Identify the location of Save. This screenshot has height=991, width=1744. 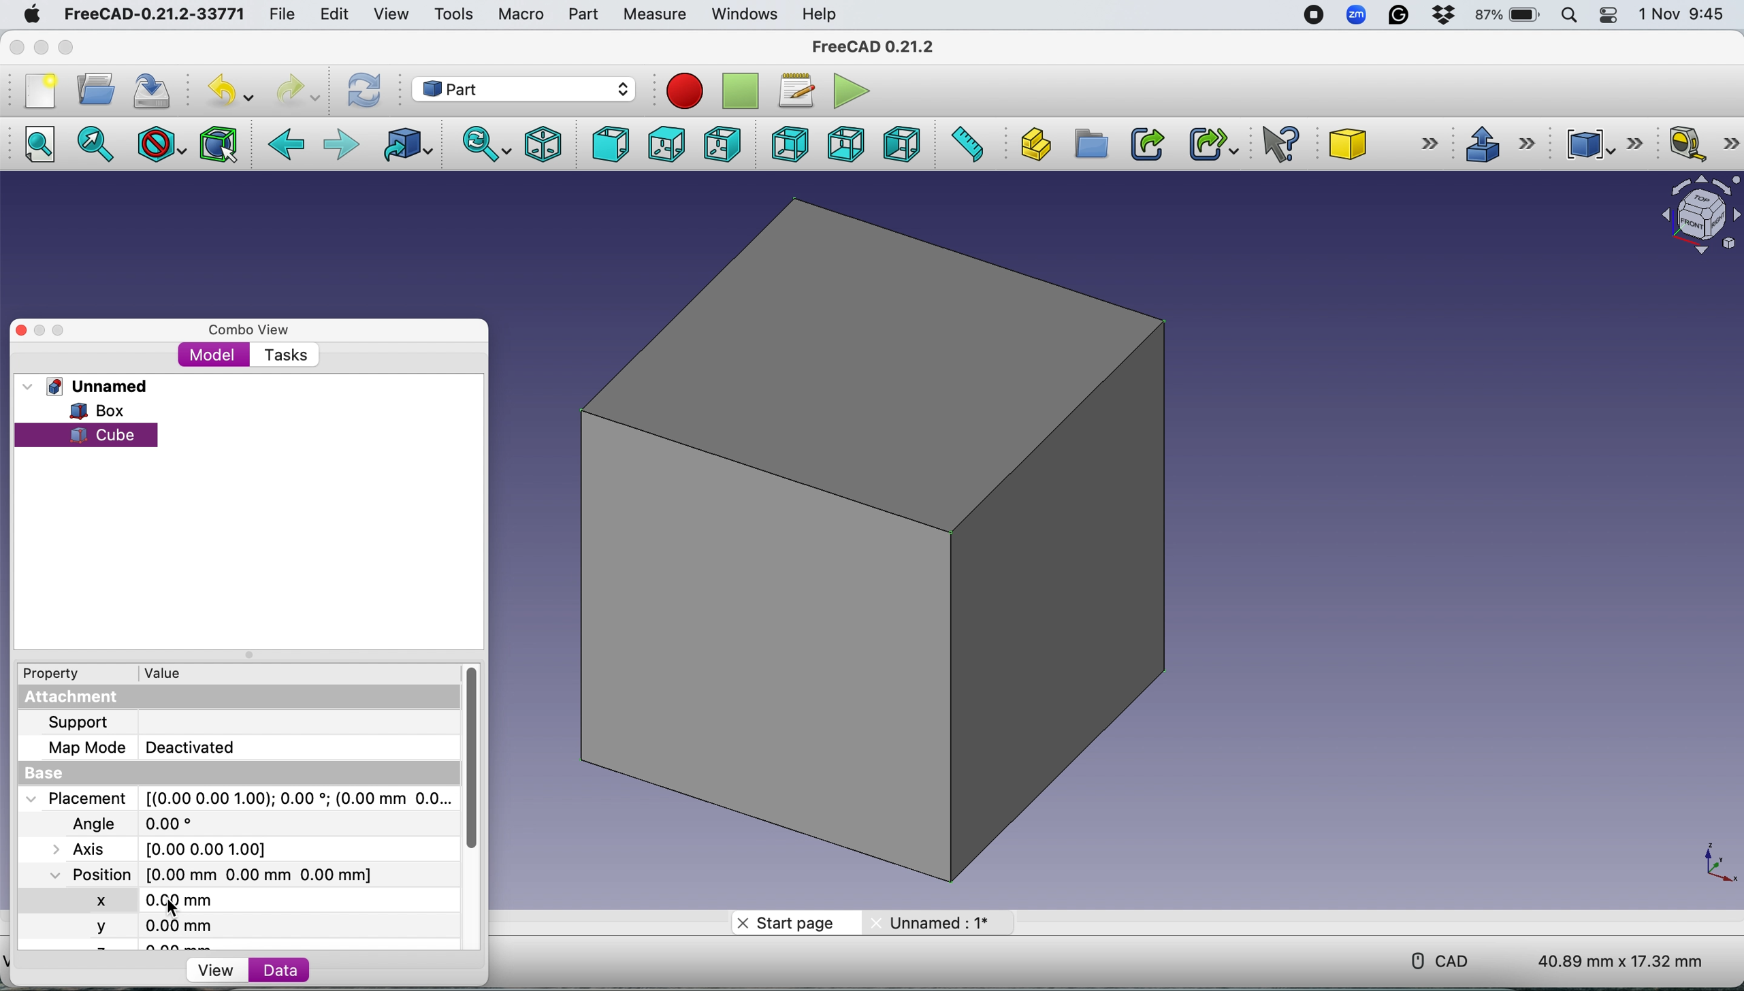
(155, 88).